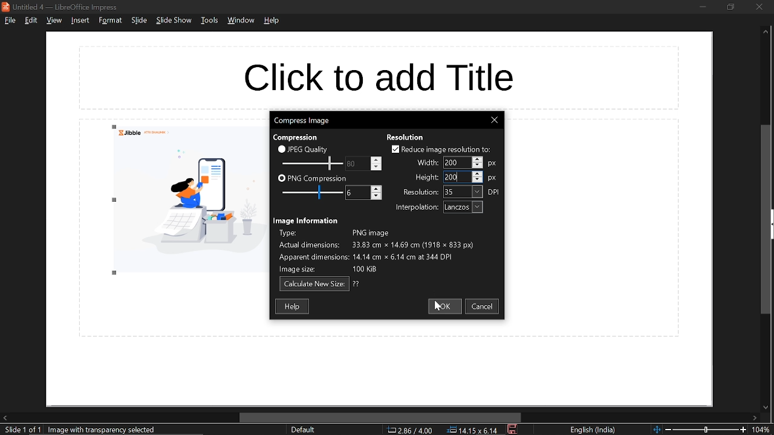 Image resolution: width=774 pixels, height=435 pixels. What do you see at coordinates (494, 120) in the screenshot?
I see `Close` at bounding box center [494, 120].